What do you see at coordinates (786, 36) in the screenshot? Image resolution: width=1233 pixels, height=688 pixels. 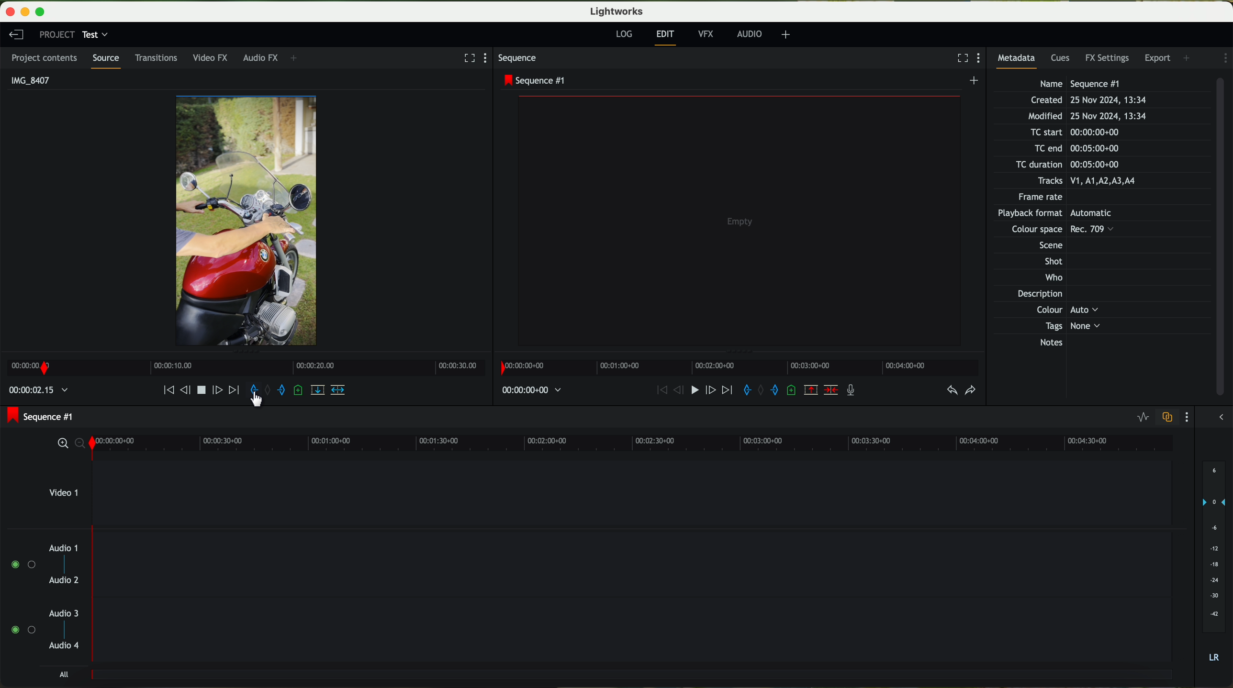 I see `+` at bounding box center [786, 36].